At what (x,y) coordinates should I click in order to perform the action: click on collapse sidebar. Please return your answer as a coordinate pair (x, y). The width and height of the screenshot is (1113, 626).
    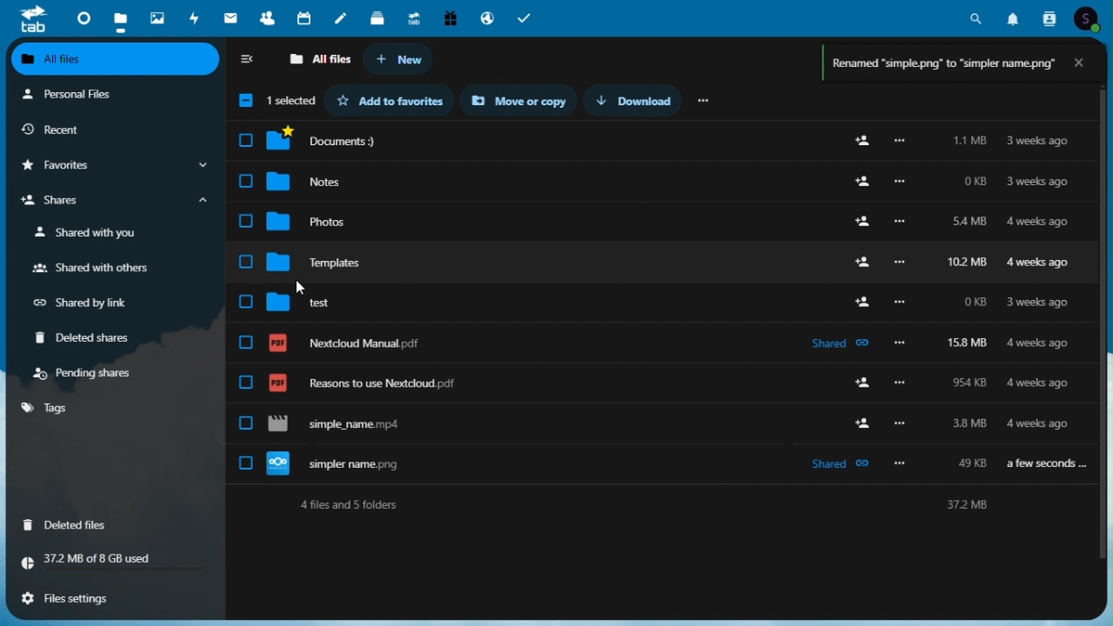
    Looking at the image, I should click on (249, 61).